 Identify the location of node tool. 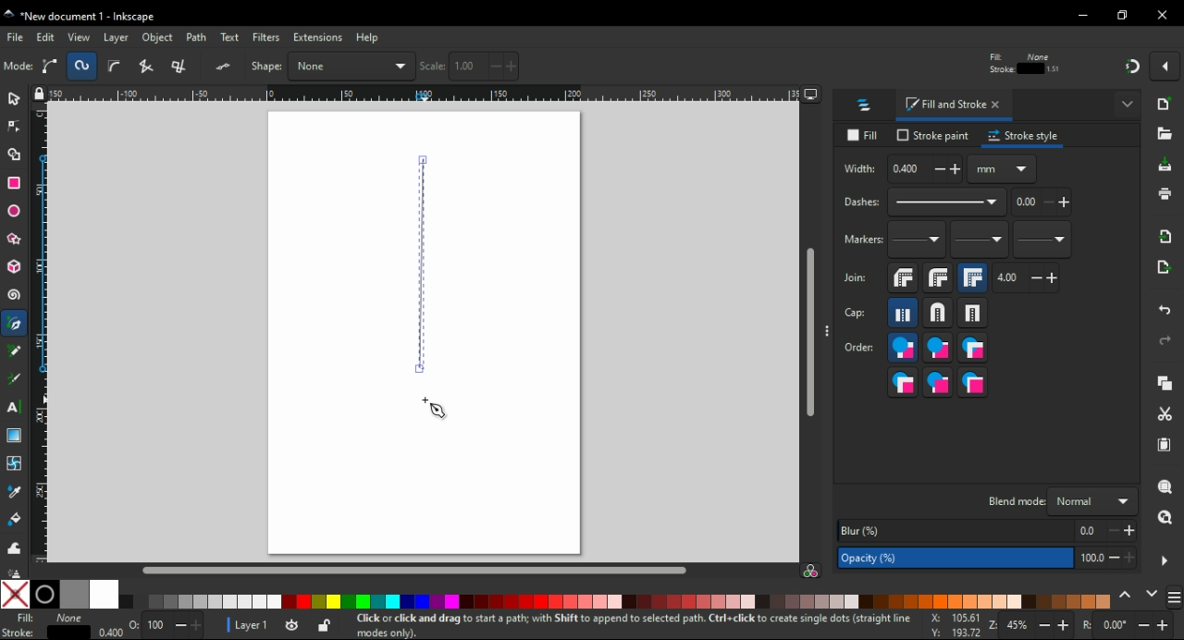
(15, 125).